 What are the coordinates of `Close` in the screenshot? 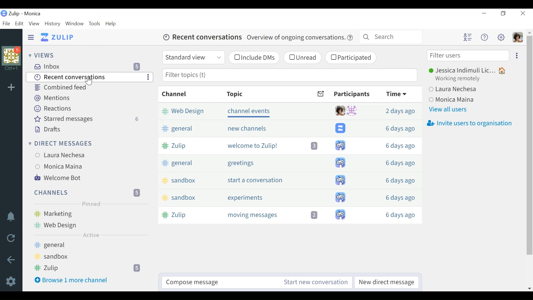 It's located at (522, 13).